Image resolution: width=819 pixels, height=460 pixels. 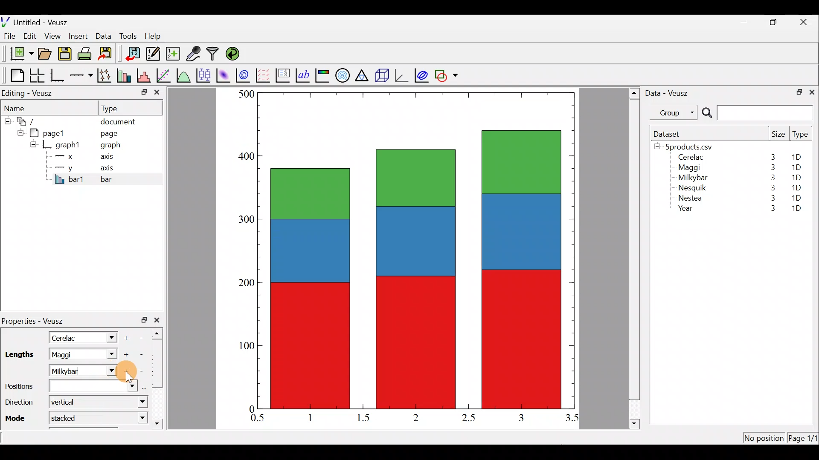 I want to click on Plot key, so click(x=284, y=75).